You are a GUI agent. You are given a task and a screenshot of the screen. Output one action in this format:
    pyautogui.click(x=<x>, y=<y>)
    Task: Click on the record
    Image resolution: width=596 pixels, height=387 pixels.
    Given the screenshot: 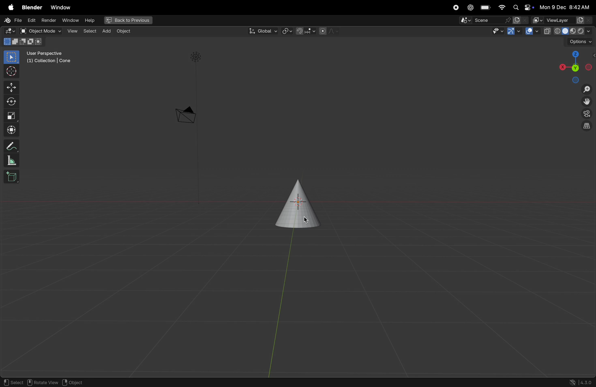 What is the action you would take?
    pyautogui.click(x=456, y=7)
    